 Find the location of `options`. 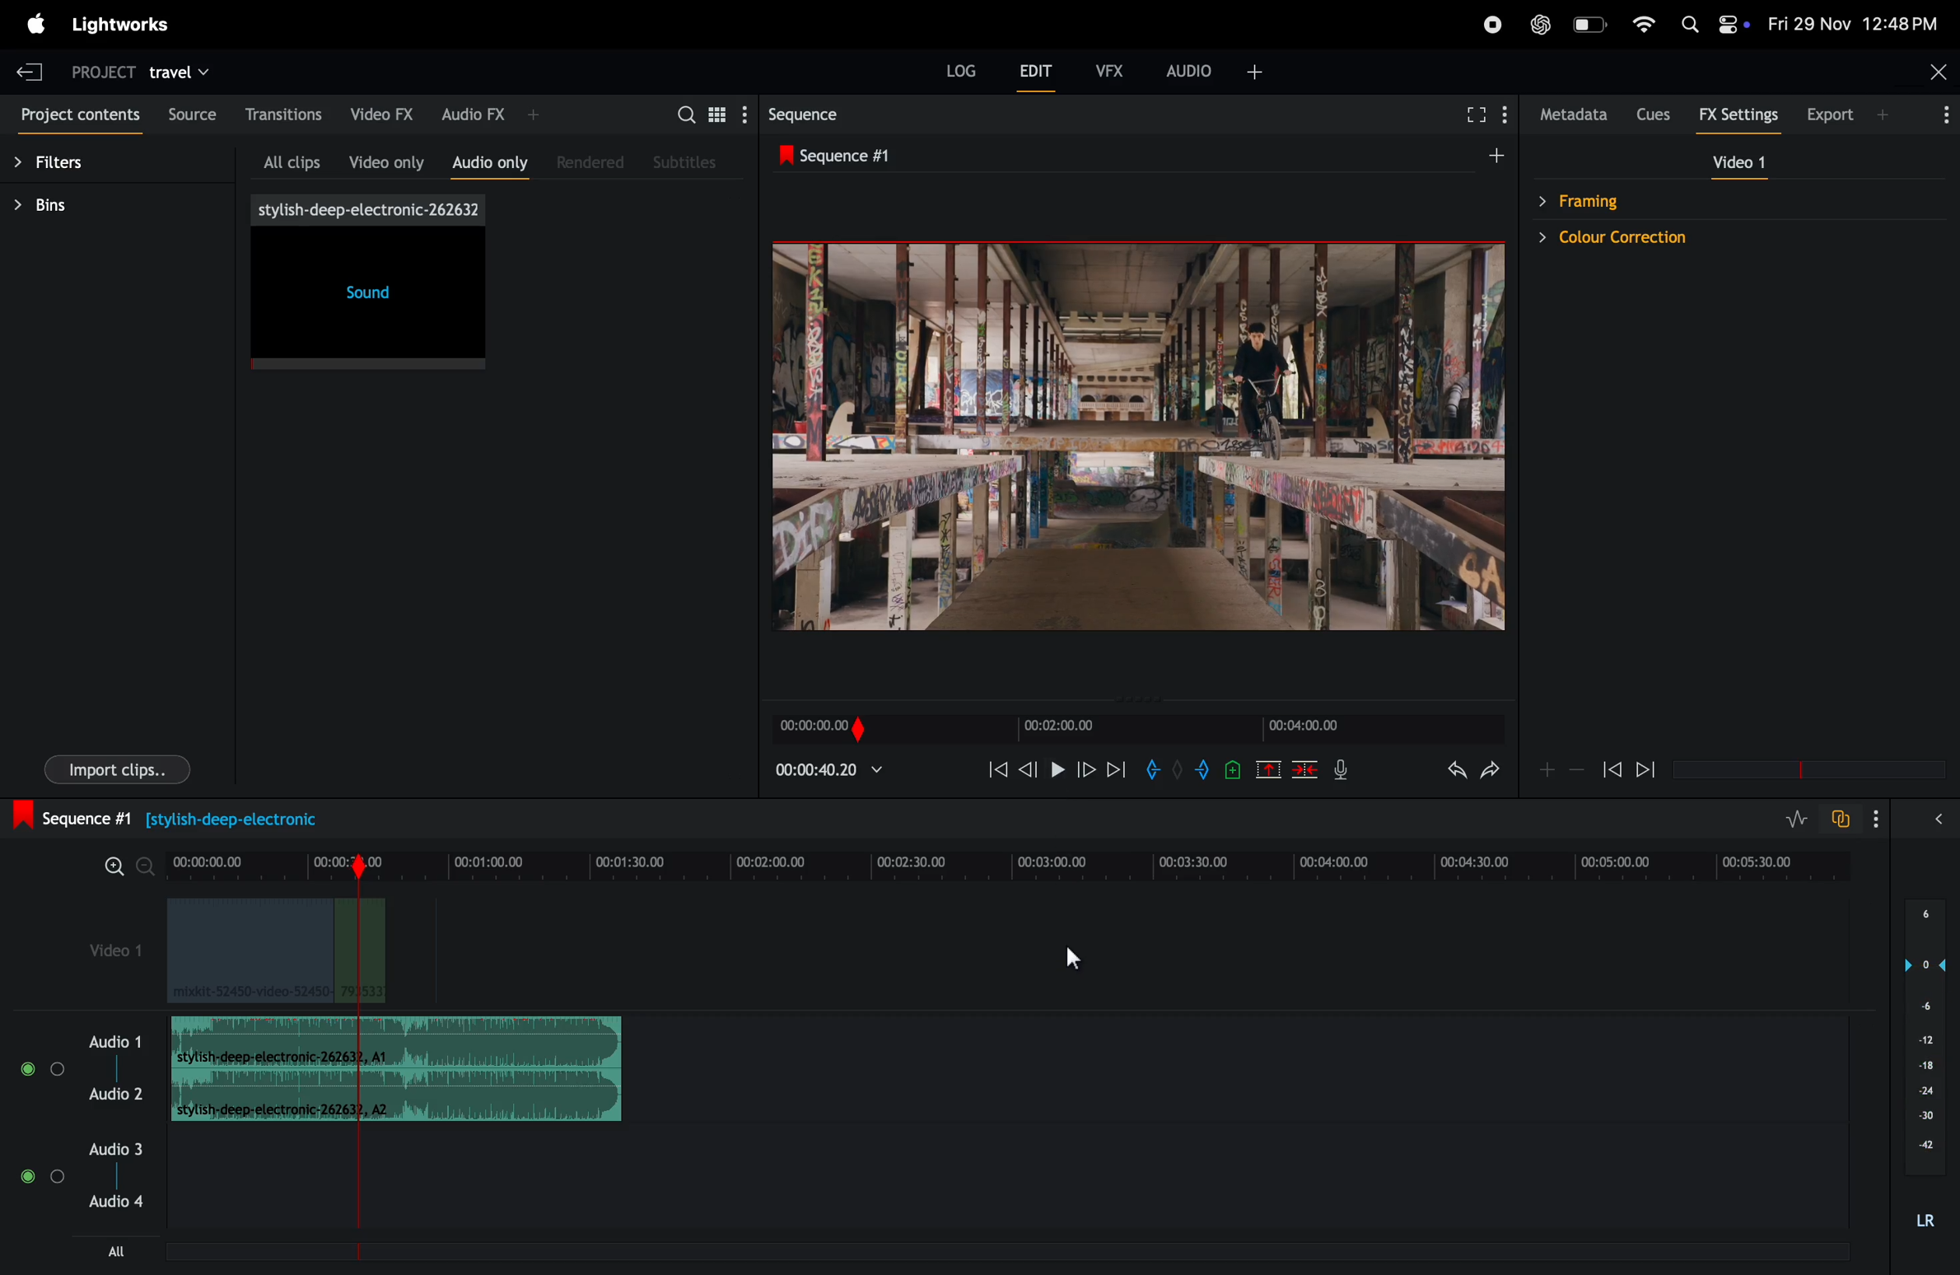

options is located at coordinates (1939, 117).